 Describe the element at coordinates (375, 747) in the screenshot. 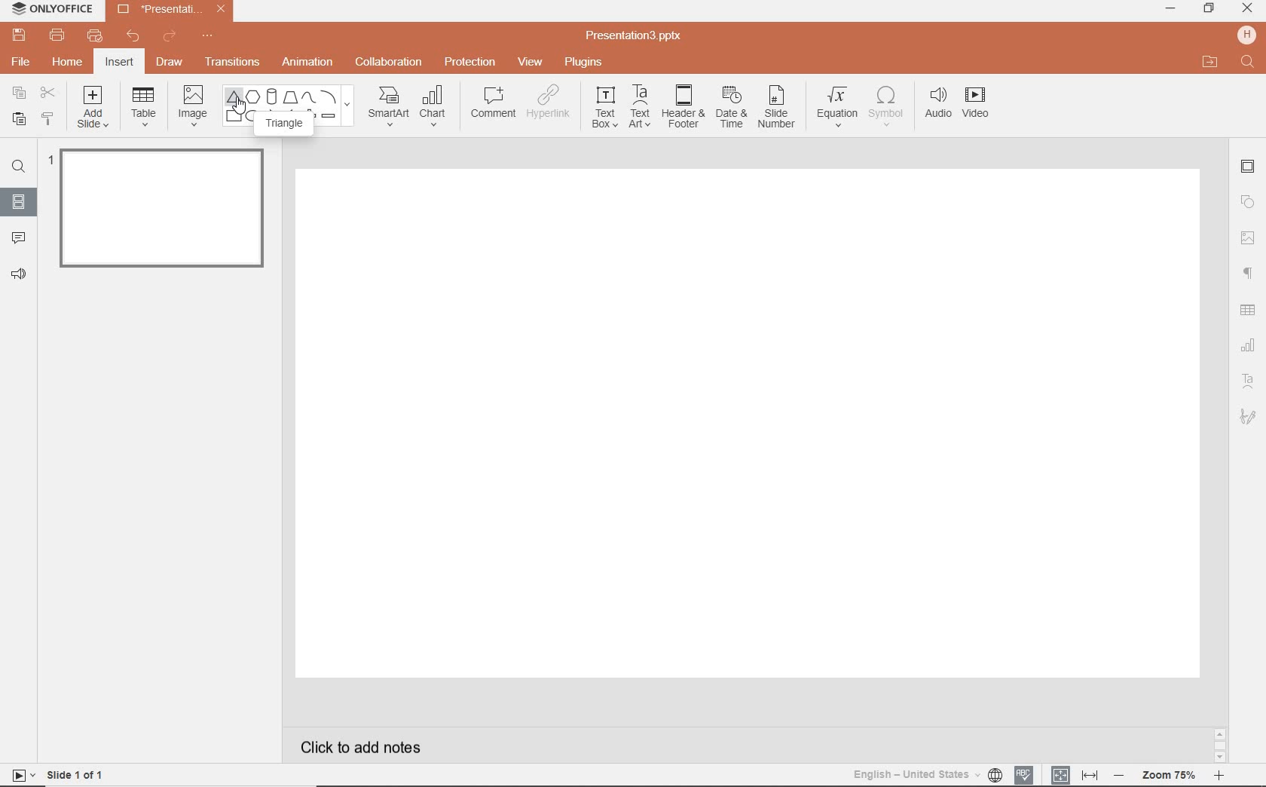

I see `CLICK TO ADD NOTES` at that location.